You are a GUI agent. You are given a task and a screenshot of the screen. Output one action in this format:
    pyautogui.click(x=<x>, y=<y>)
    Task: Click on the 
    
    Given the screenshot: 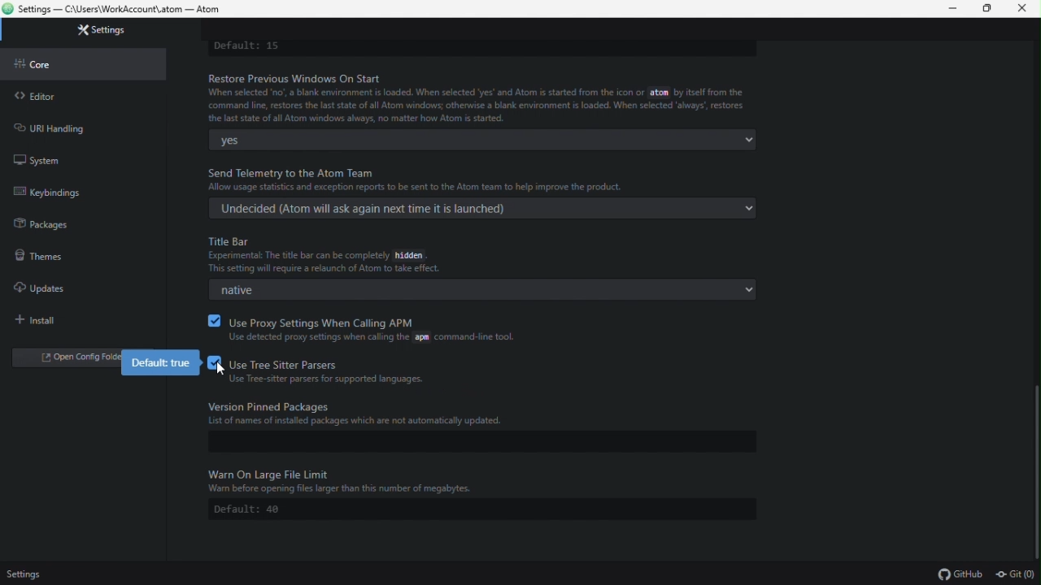 What is the action you would take?
    pyautogui.click(x=481, y=482)
    